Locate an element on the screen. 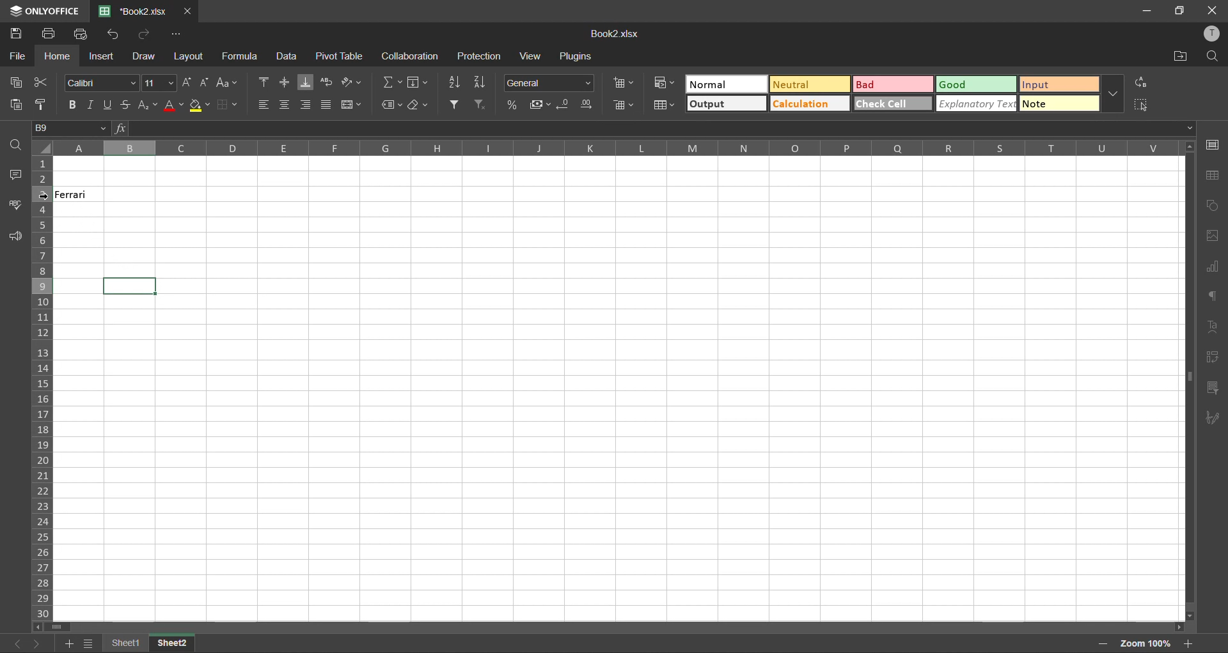  filter is located at coordinates (457, 105).